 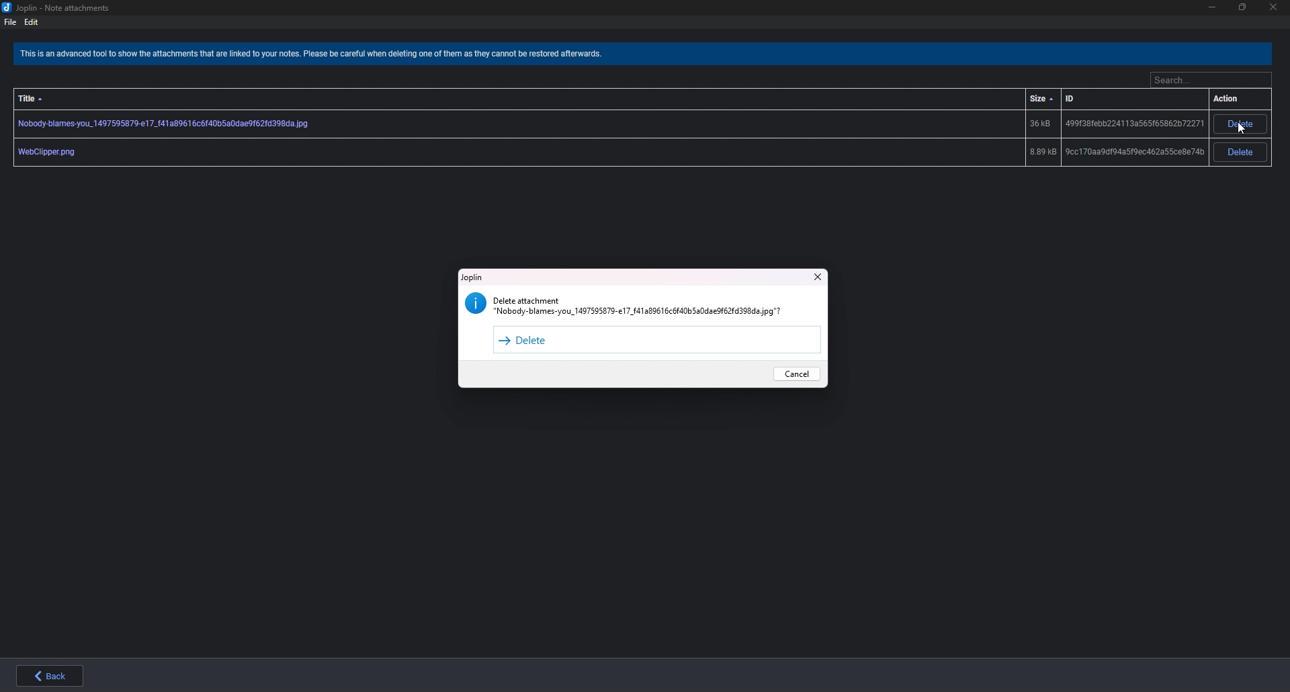 What do you see at coordinates (1242, 152) in the screenshot?
I see `Delete` at bounding box center [1242, 152].